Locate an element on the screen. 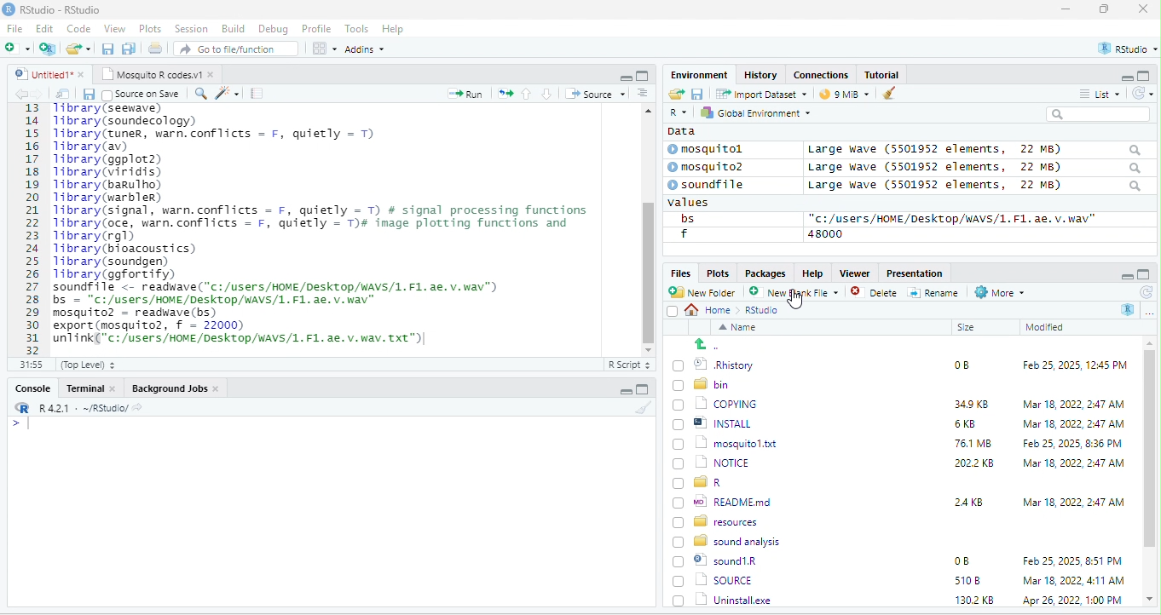 This screenshot has width=1161, height=615. © mosquitol is located at coordinates (718, 149).